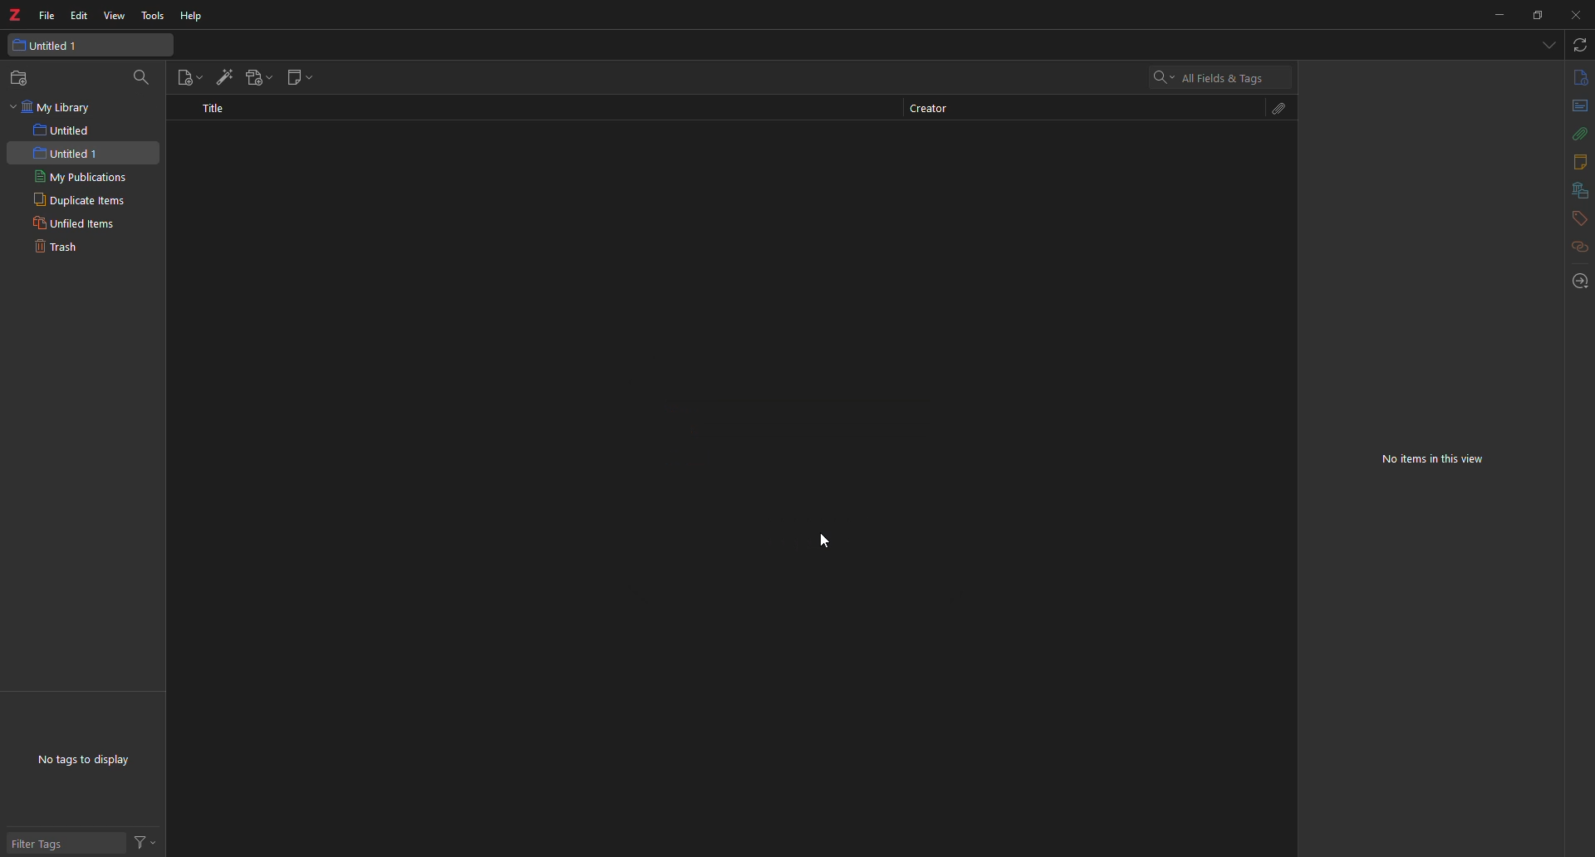 This screenshot has height=857, width=1595. Describe the element at coordinates (17, 14) in the screenshot. I see `z` at that location.